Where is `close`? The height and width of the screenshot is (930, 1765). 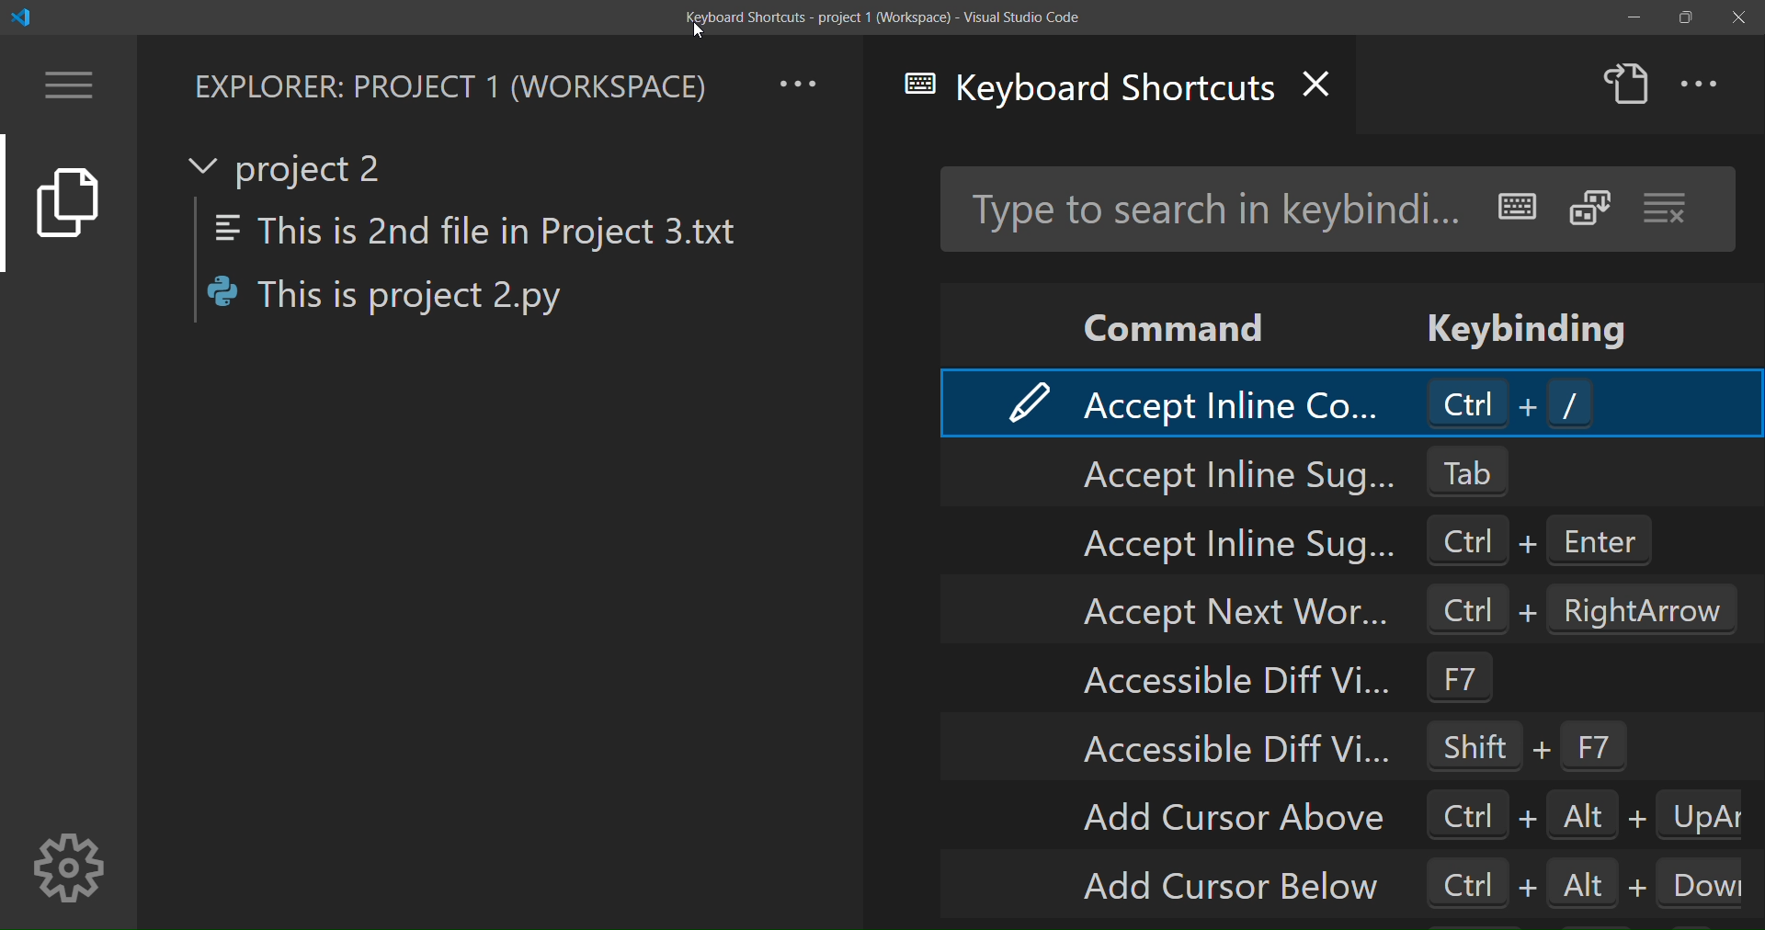 close is located at coordinates (1734, 16).